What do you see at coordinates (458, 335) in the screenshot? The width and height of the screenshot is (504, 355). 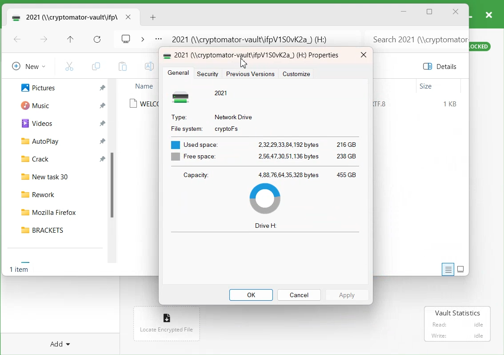 I see `Write: idle` at bounding box center [458, 335].